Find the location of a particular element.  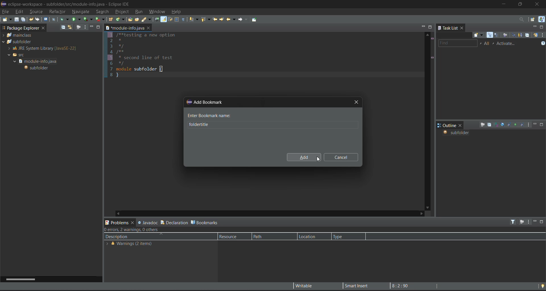

cancel is located at coordinates (341, 157).